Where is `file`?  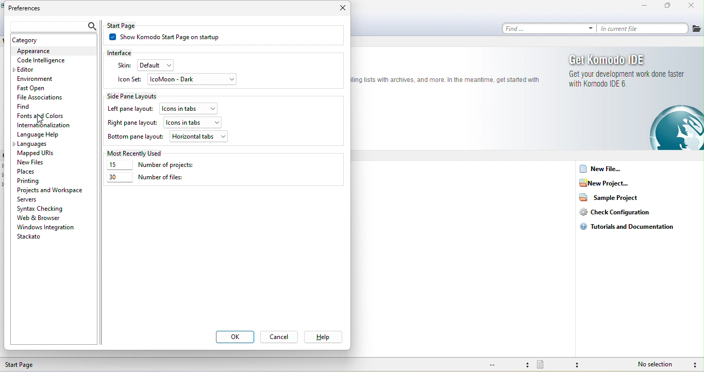 file is located at coordinates (697, 28).